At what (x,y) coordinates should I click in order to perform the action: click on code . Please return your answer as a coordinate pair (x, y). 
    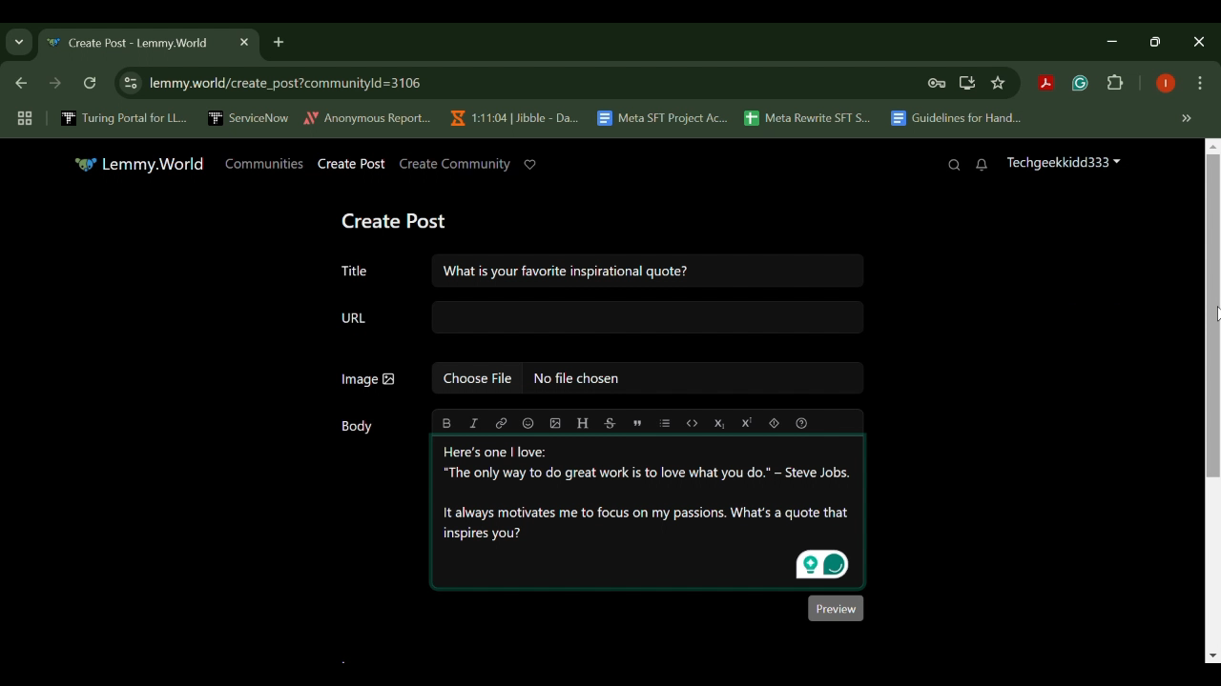
    Looking at the image, I should click on (693, 421).